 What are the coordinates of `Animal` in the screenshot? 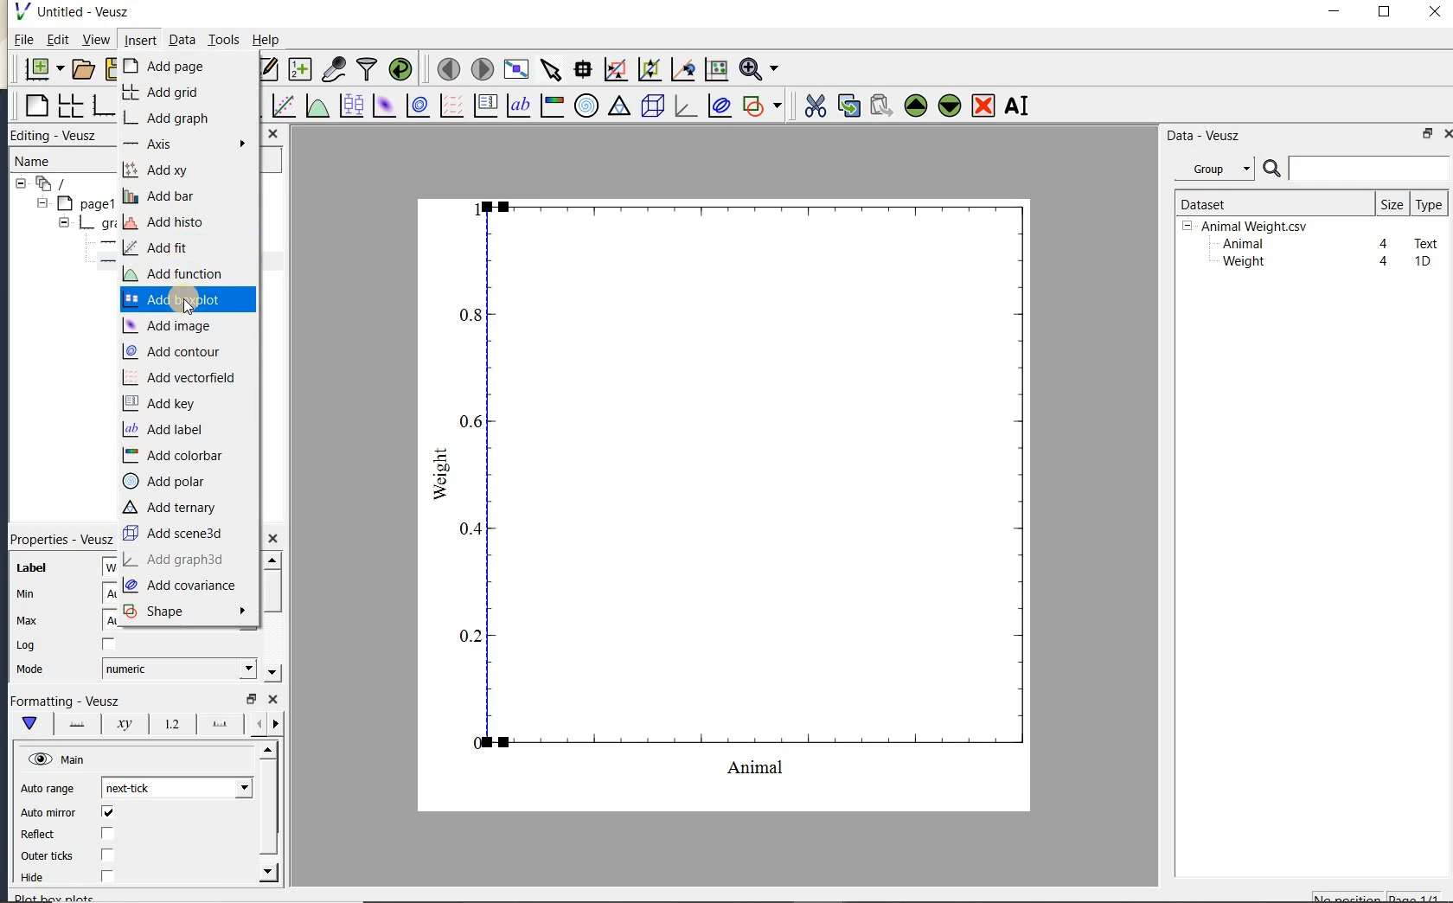 It's located at (1241, 245).